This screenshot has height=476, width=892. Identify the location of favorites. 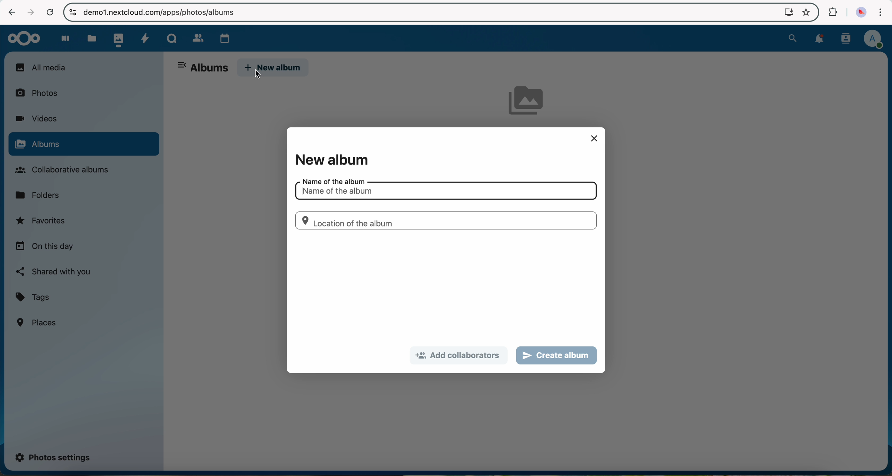
(805, 13).